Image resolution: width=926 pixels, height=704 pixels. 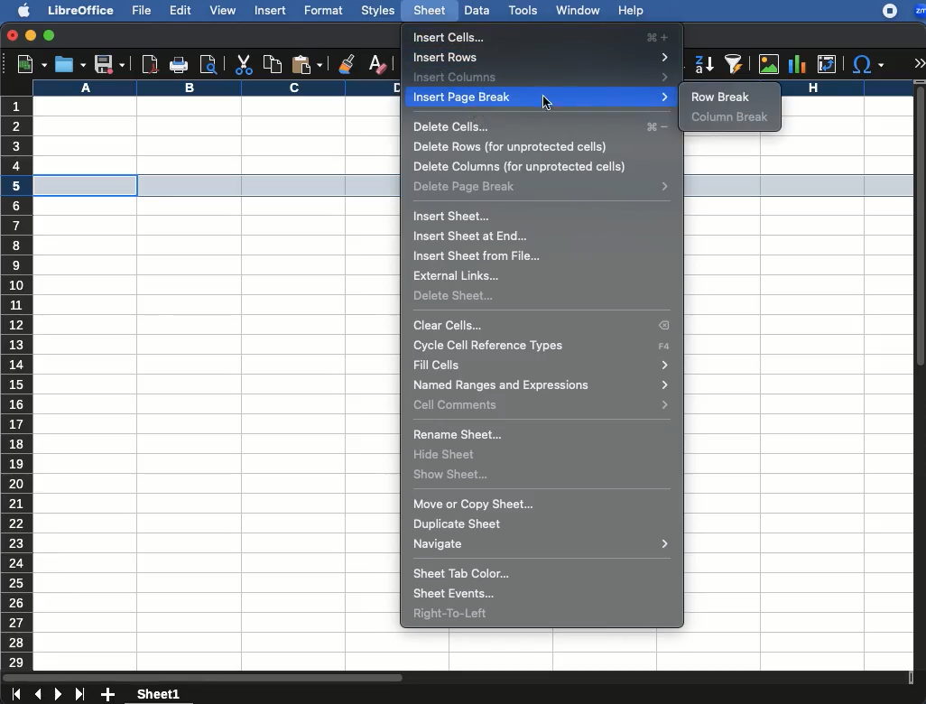 I want to click on clear formatting, so click(x=375, y=63).